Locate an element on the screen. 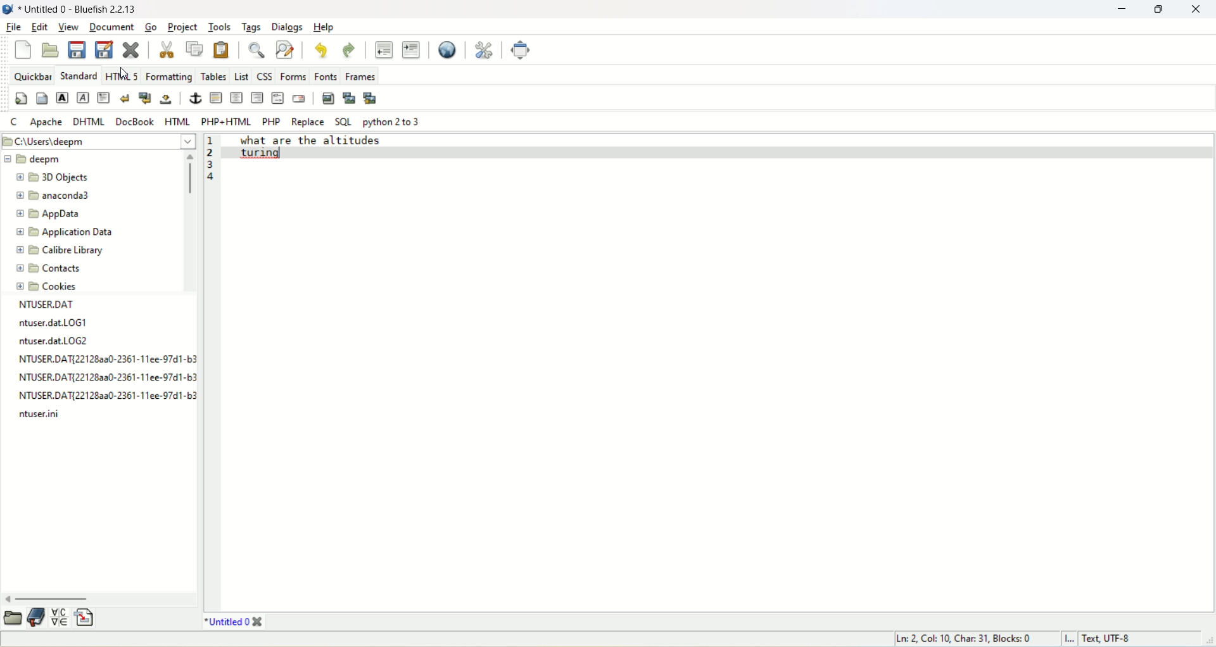 This screenshot has height=647, width=1216. show find bar is located at coordinates (258, 51).